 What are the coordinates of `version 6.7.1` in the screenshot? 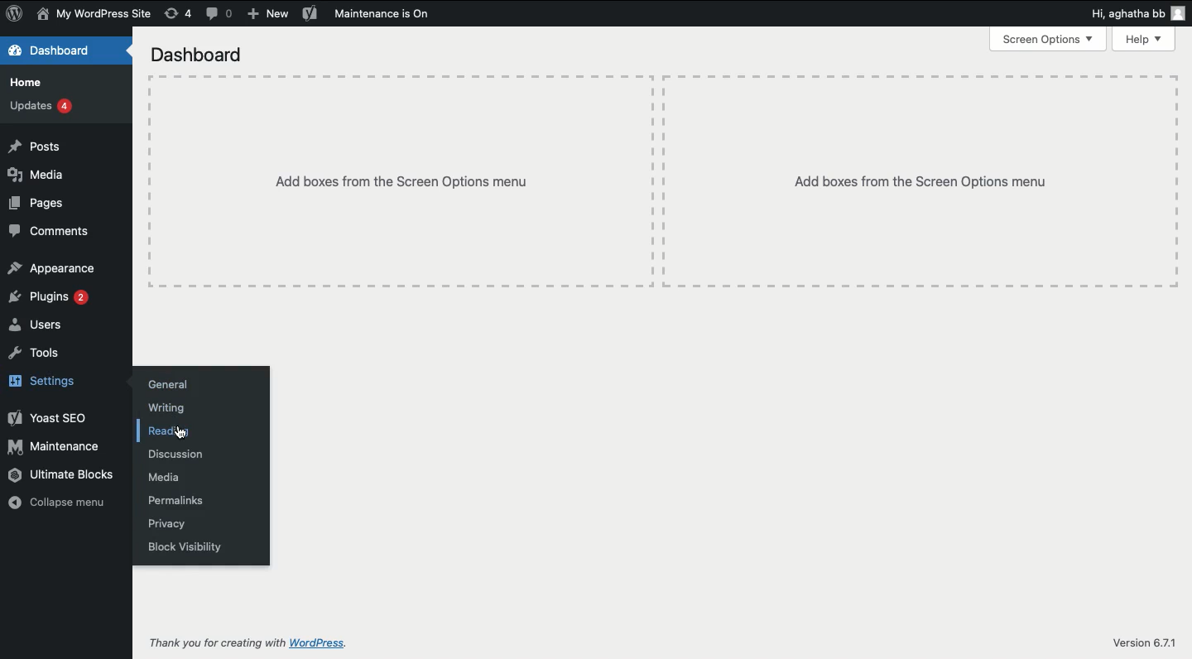 It's located at (1147, 643).